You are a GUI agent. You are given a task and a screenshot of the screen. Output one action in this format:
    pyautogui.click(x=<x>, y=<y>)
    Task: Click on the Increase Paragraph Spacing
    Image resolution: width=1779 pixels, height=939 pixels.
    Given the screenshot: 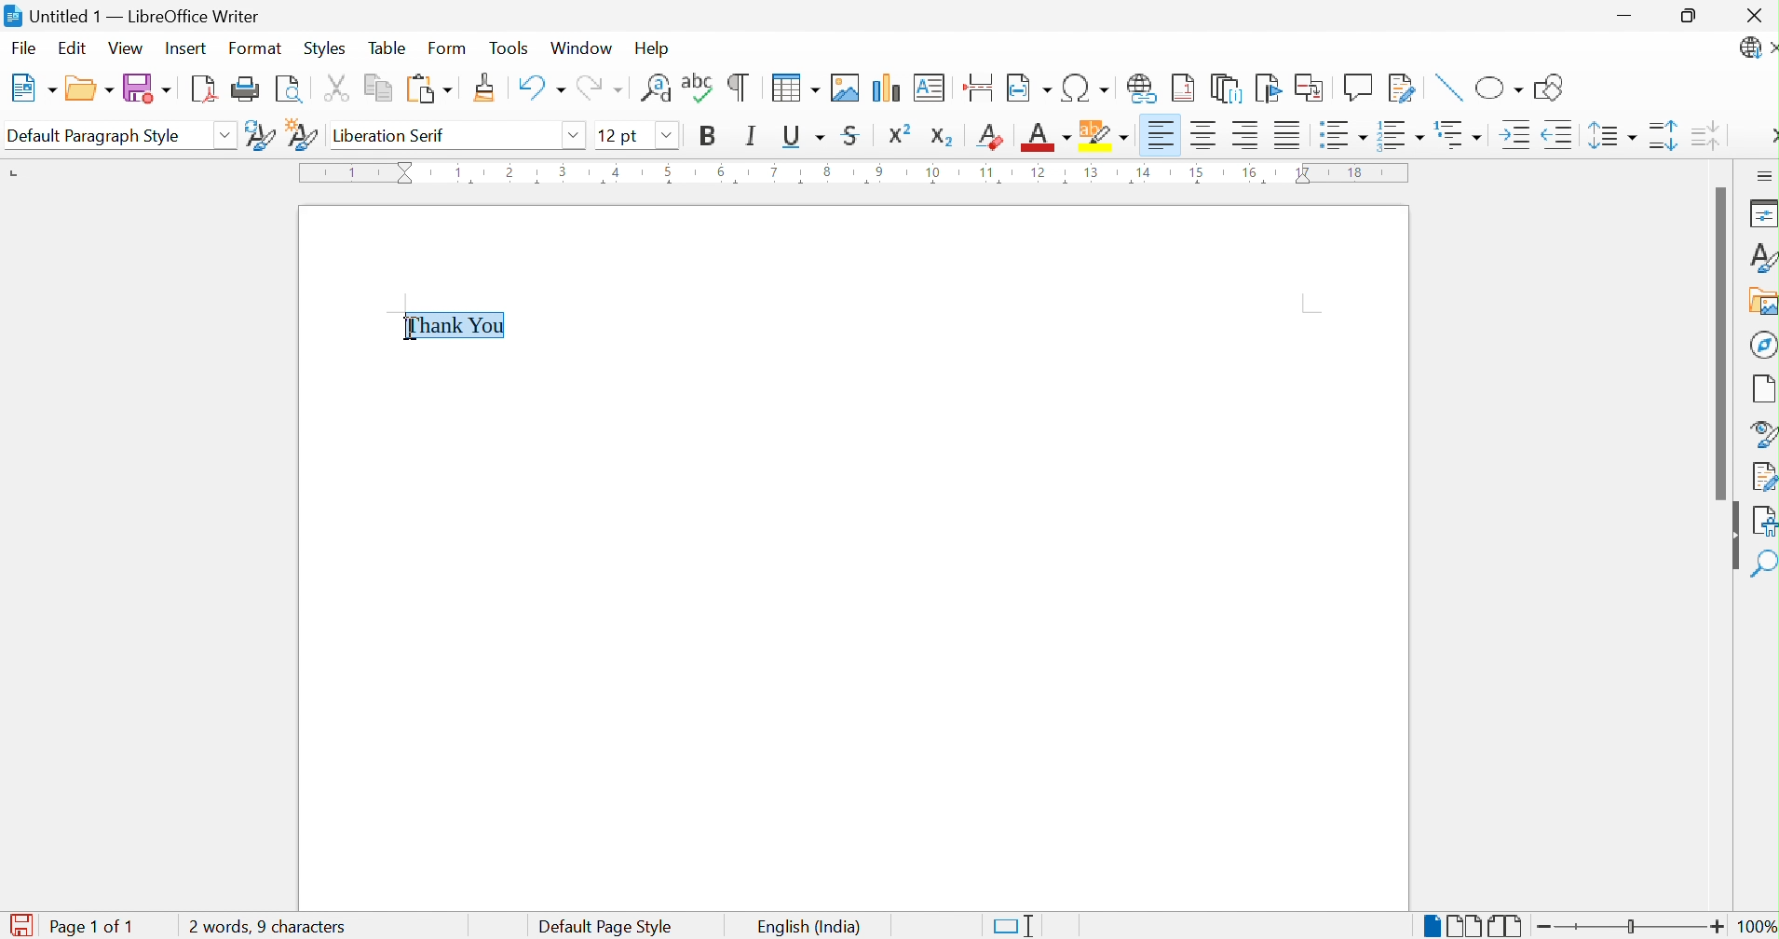 What is the action you would take?
    pyautogui.click(x=1663, y=139)
    